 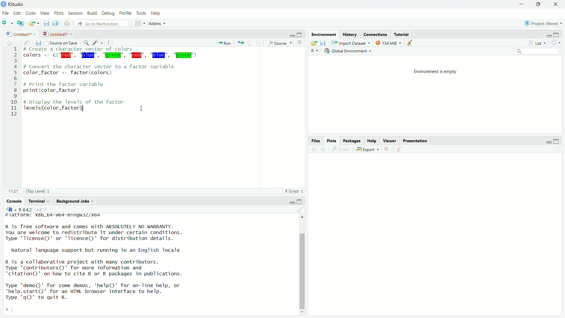 What do you see at coordinates (314, 51) in the screenshot?
I see `select language` at bounding box center [314, 51].